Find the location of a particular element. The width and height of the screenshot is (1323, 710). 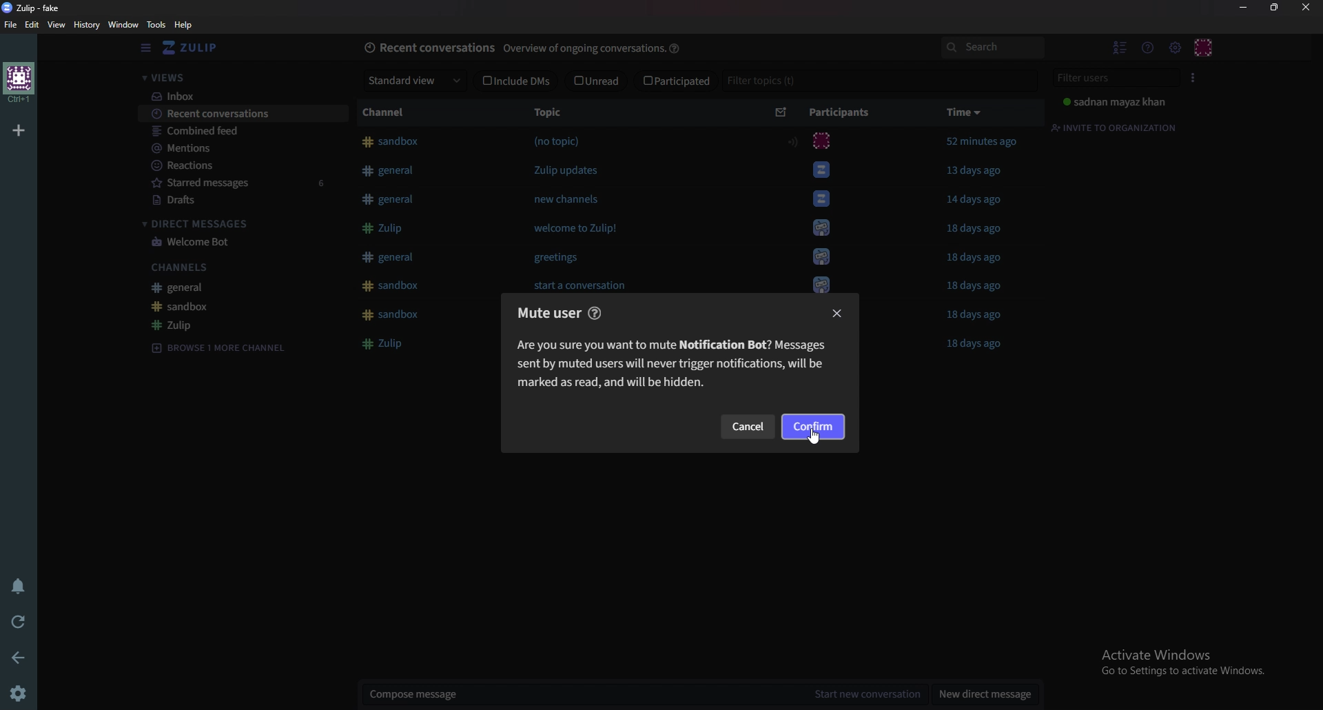

#general is located at coordinates (392, 199).